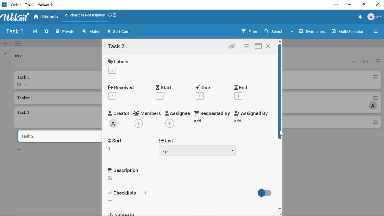 The height and width of the screenshot is (216, 384). Describe the element at coordinates (91, 31) in the screenshot. I see `Muted` at that location.